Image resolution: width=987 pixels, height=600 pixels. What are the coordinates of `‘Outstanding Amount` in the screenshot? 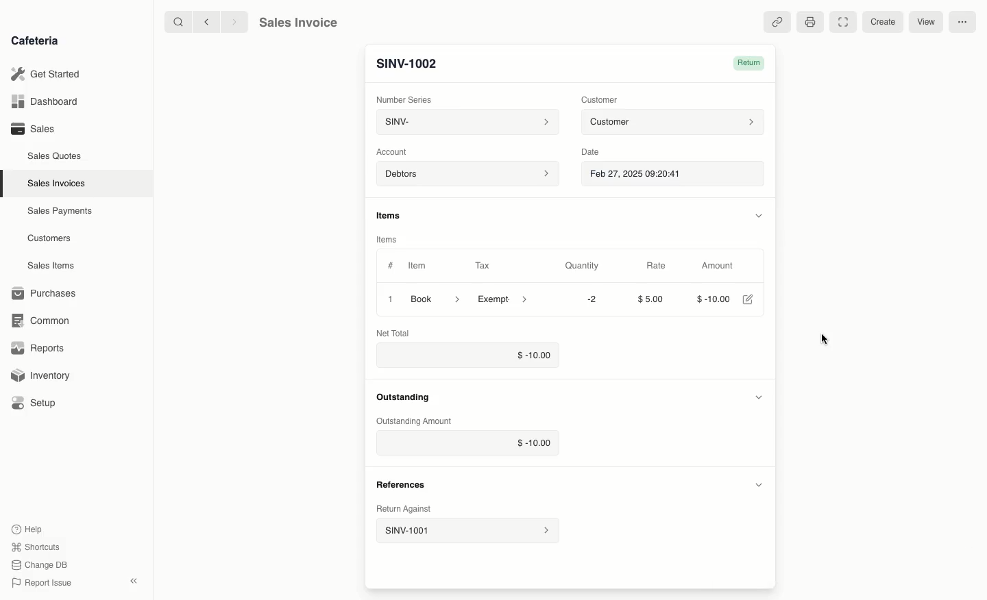 It's located at (417, 420).